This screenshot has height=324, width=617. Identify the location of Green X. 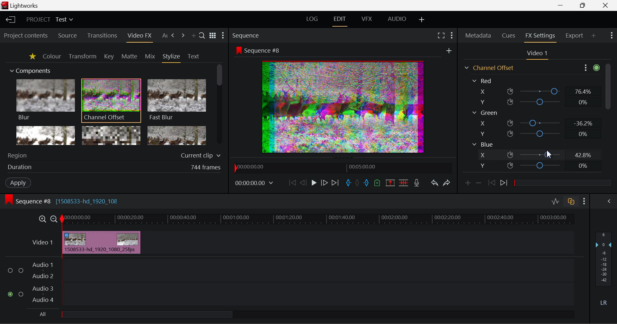
(534, 123).